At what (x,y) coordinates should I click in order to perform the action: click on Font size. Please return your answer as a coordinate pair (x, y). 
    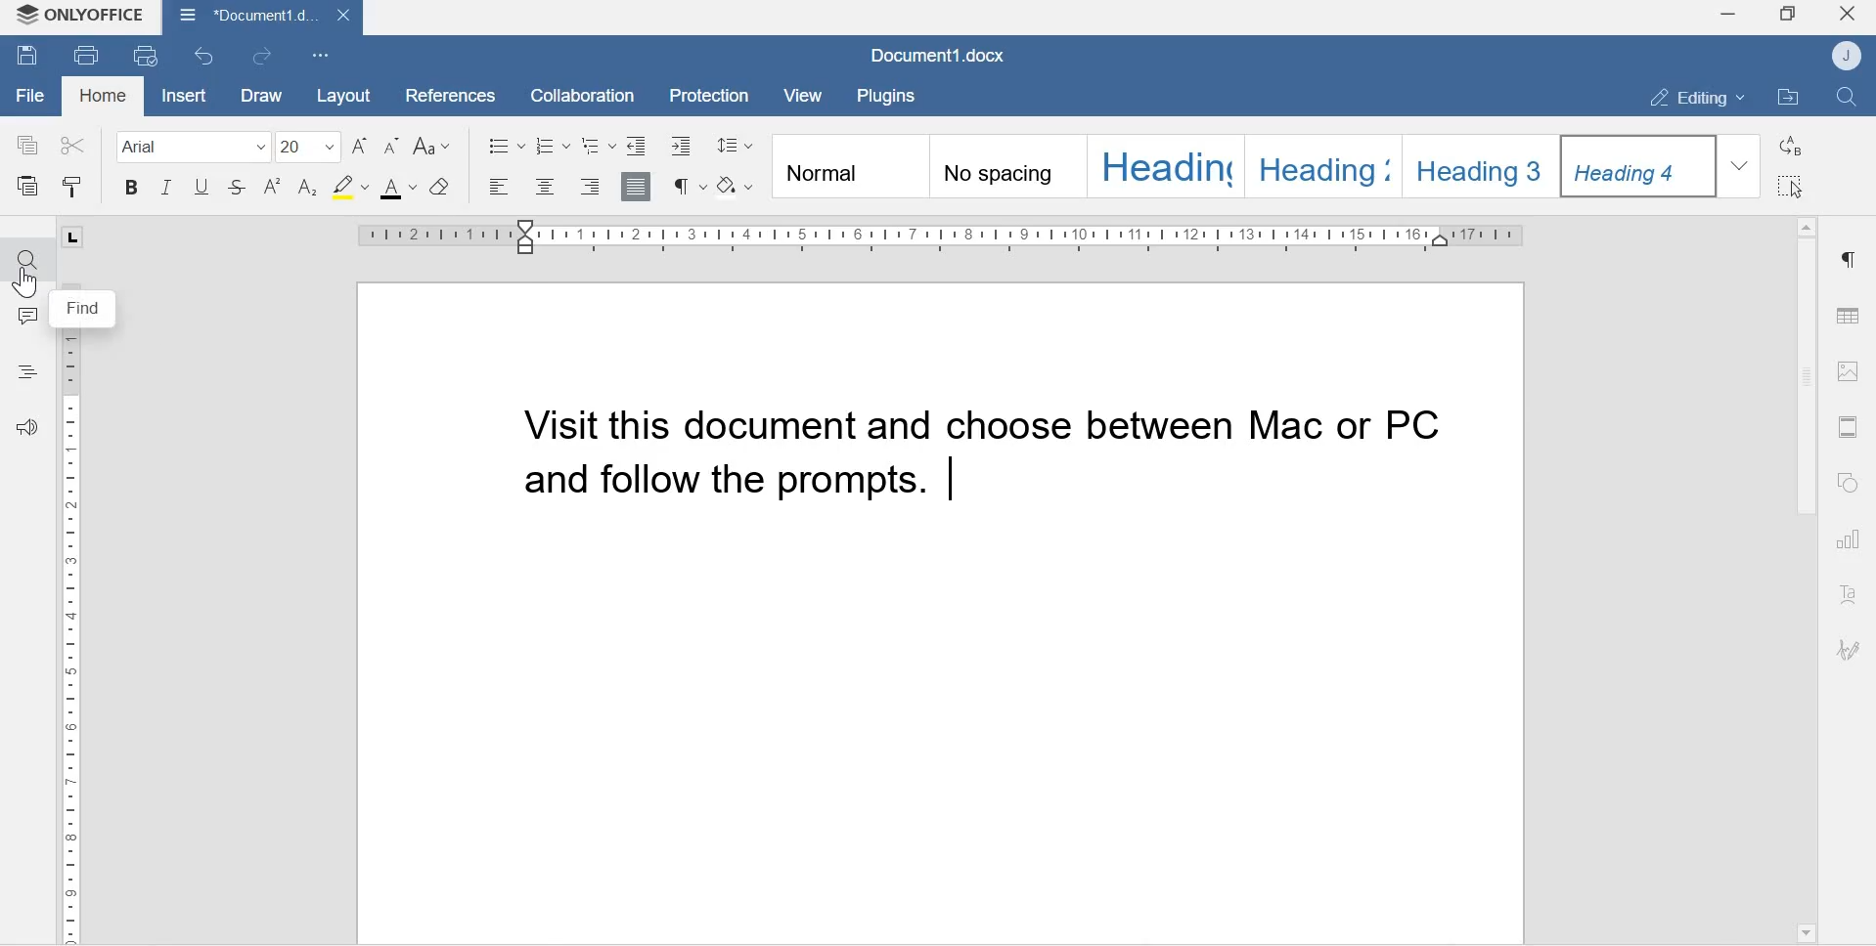
    Looking at the image, I should click on (310, 146).